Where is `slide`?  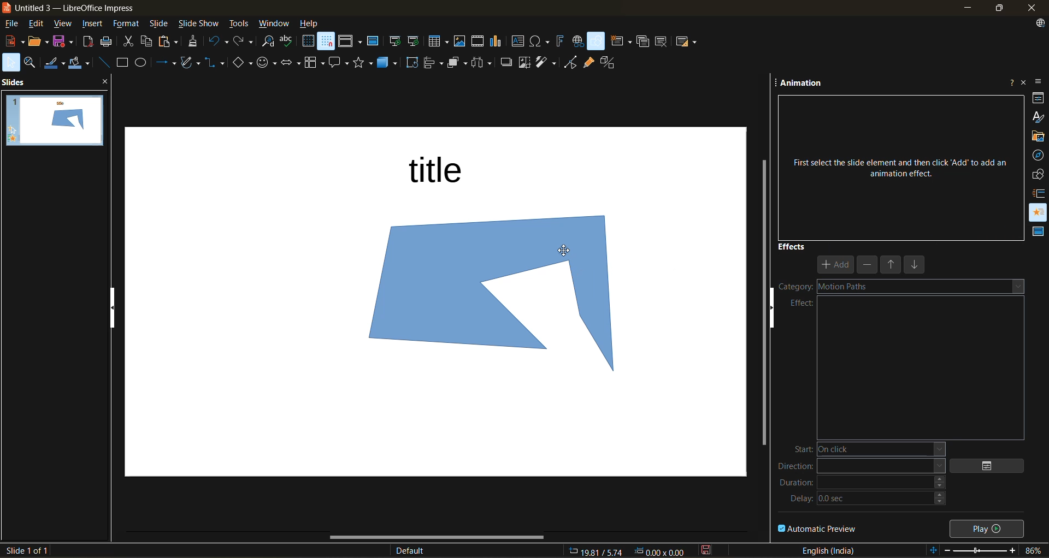 slide is located at coordinates (160, 25).